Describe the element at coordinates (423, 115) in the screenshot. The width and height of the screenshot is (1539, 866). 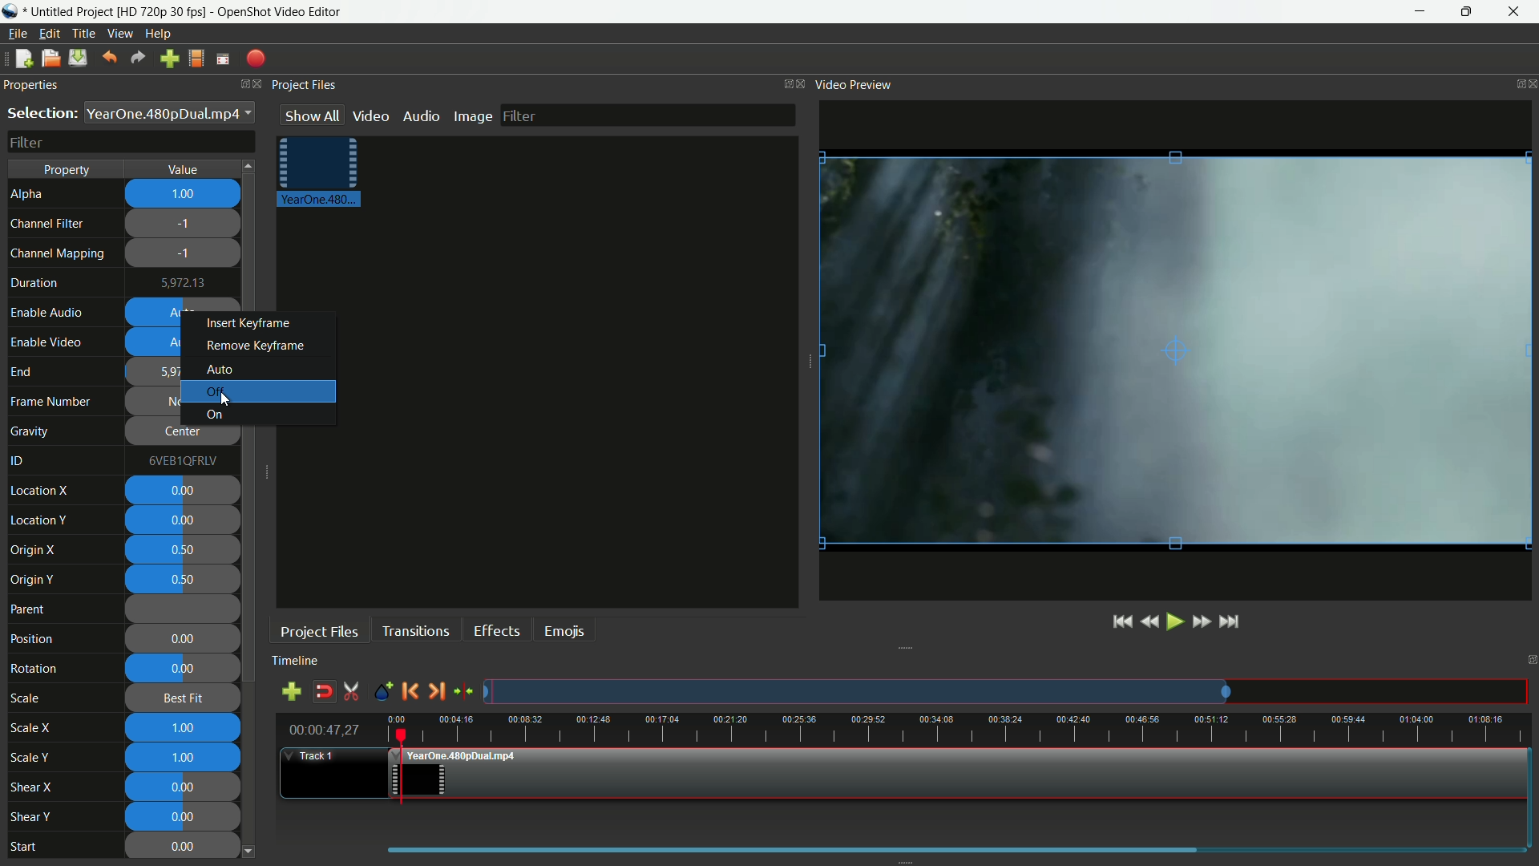
I see `audio` at that location.